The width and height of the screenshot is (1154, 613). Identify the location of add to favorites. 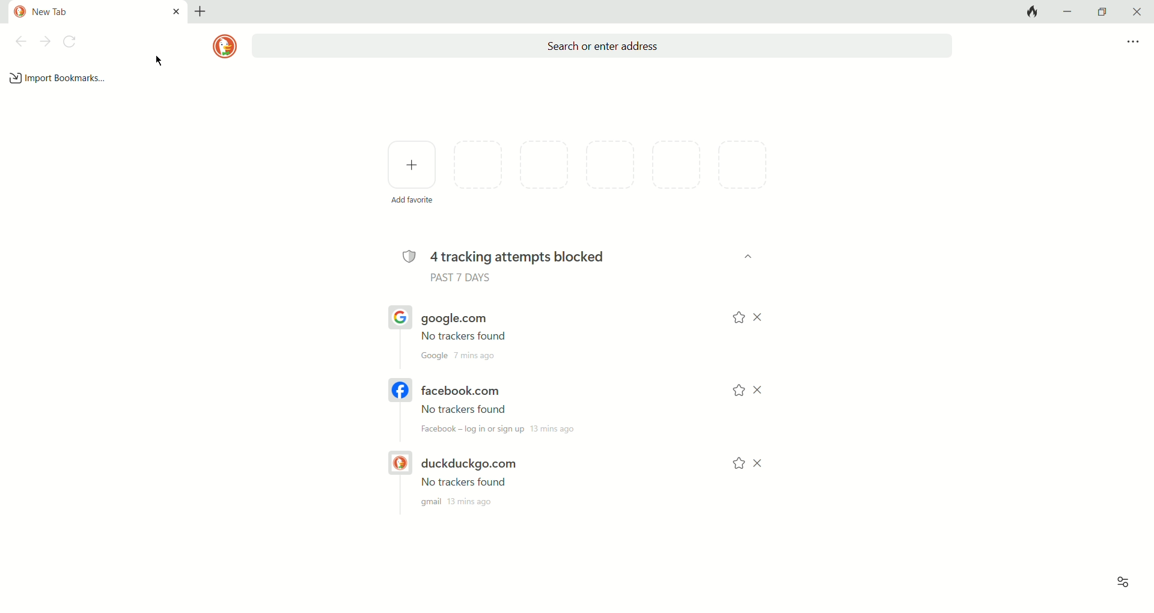
(737, 318).